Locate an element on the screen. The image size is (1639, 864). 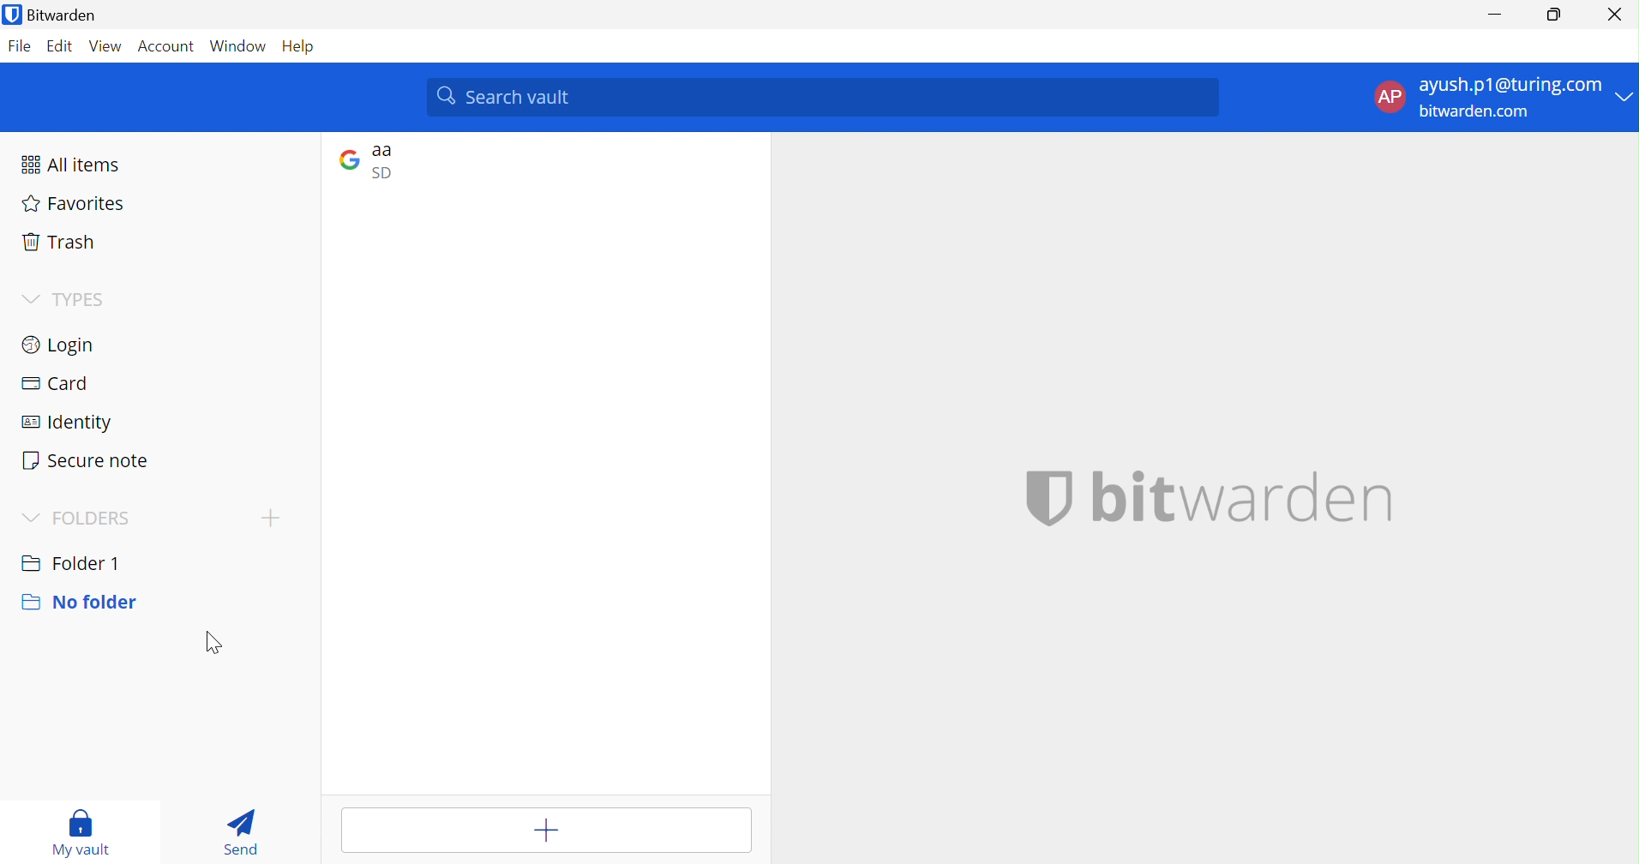
File is located at coordinates (21, 45).